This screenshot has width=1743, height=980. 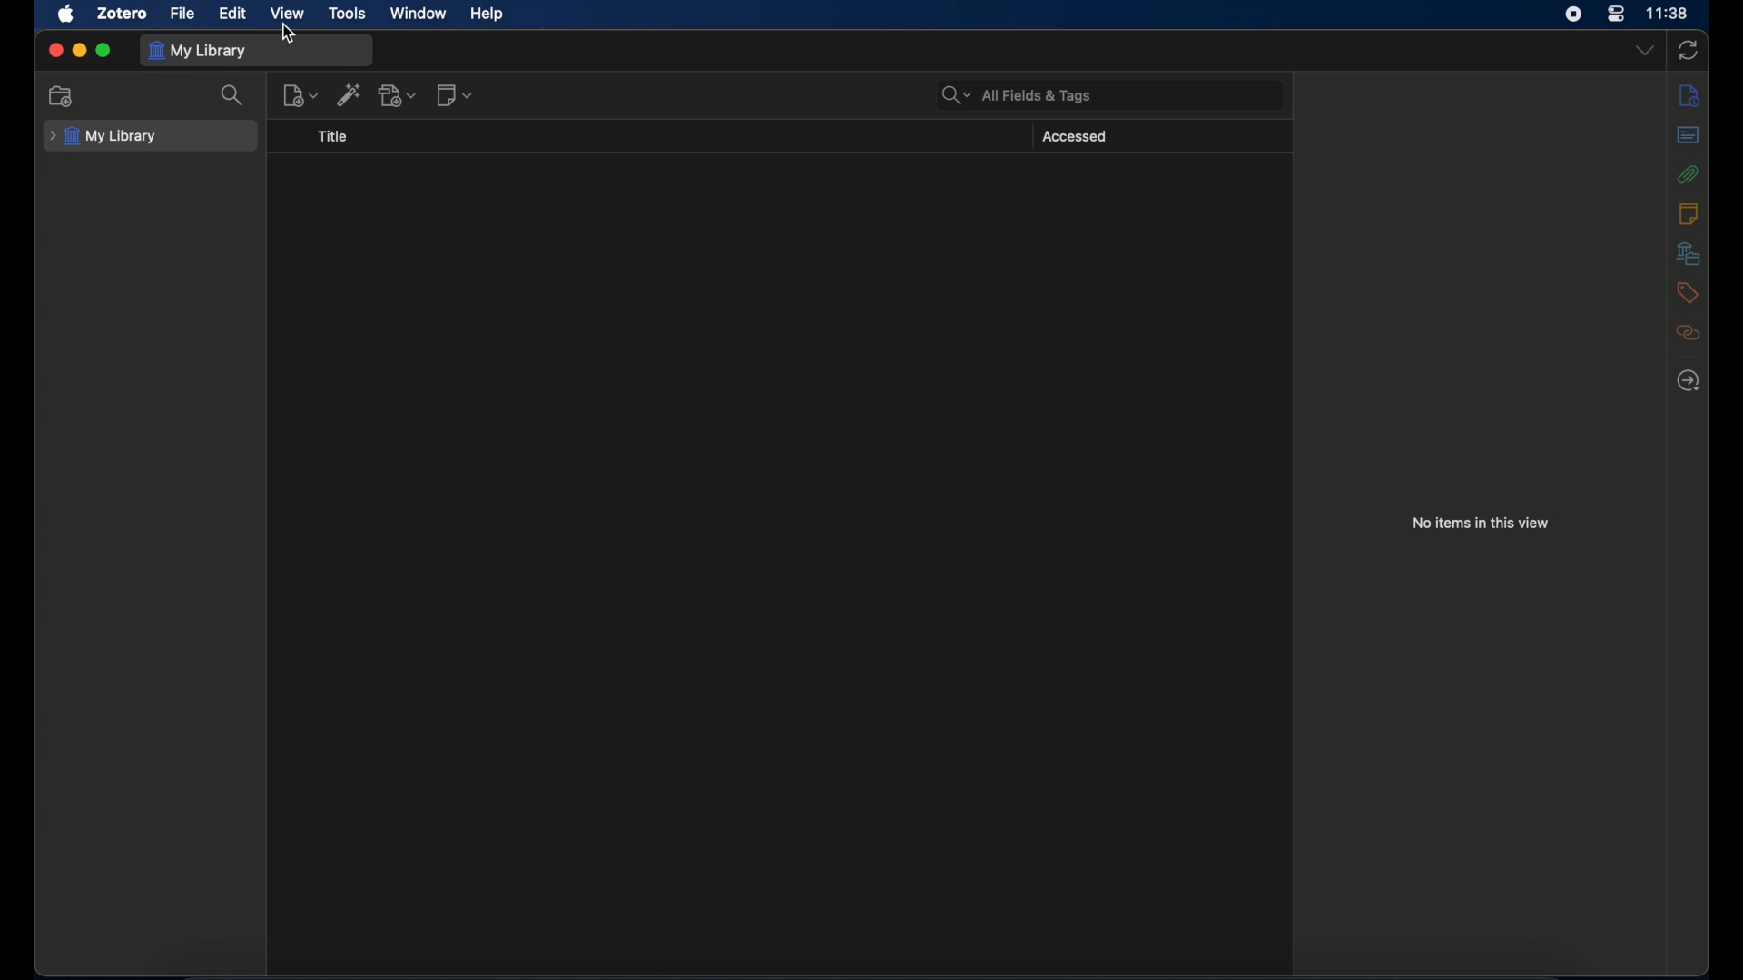 What do you see at coordinates (1074, 137) in the screenshot?
I see `accessed` at bounding box center [1074, 137].